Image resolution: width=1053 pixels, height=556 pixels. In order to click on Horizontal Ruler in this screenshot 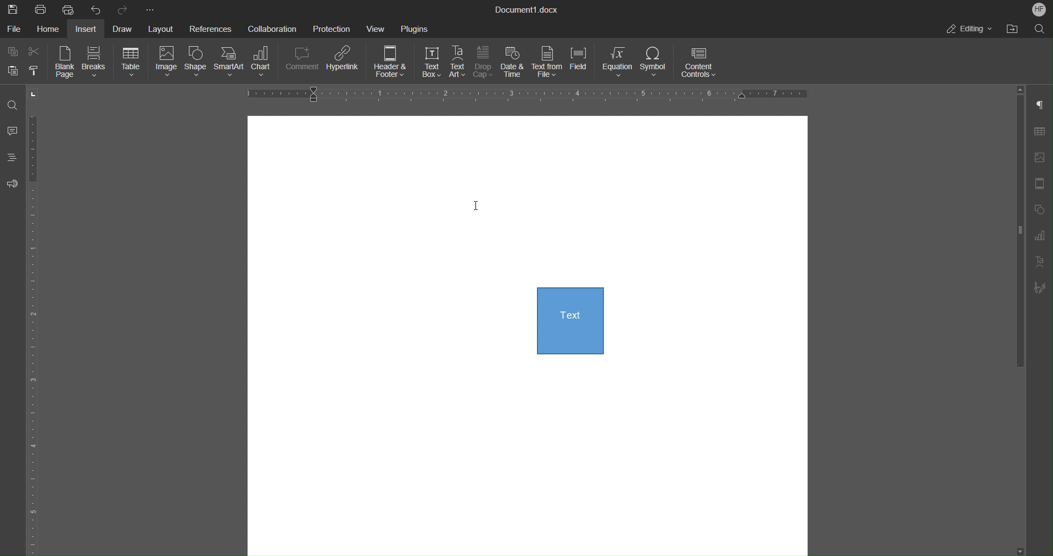, I will do `click(37, 335)`.